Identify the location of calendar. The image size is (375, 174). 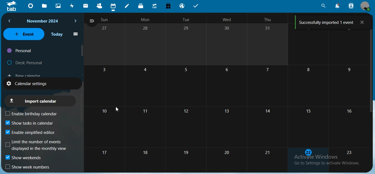
(231, 100).